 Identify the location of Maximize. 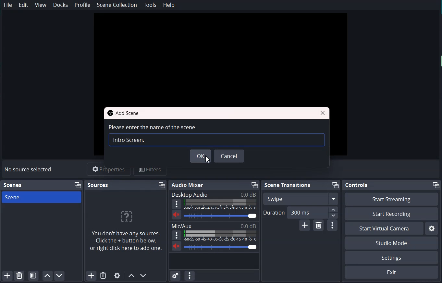
(335, 185).